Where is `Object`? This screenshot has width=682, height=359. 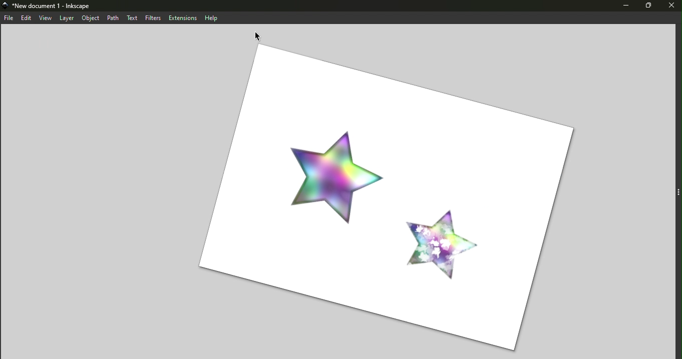 Object is located at coordinates (89, 17).